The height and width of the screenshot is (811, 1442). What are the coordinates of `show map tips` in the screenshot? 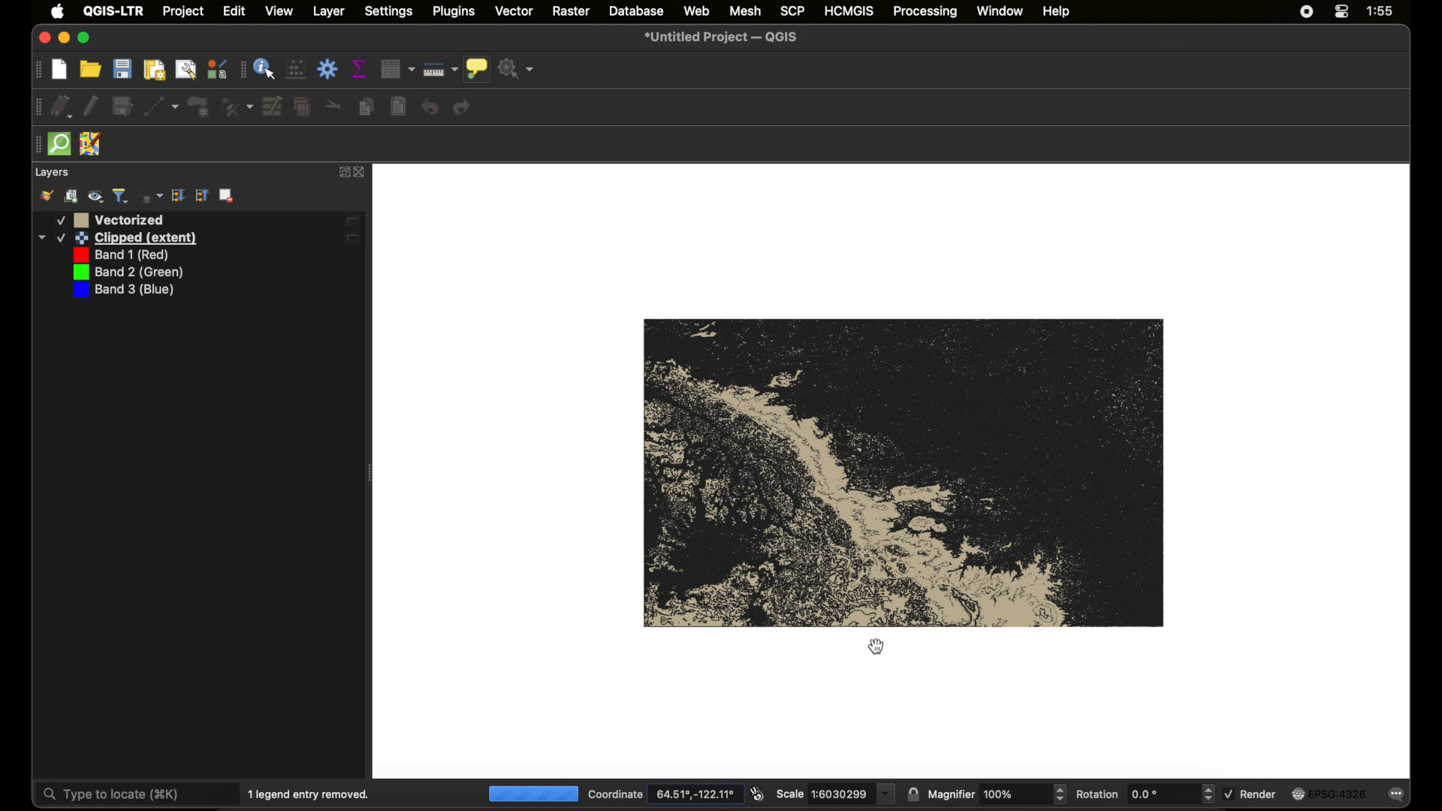 It's located at (477, 69).